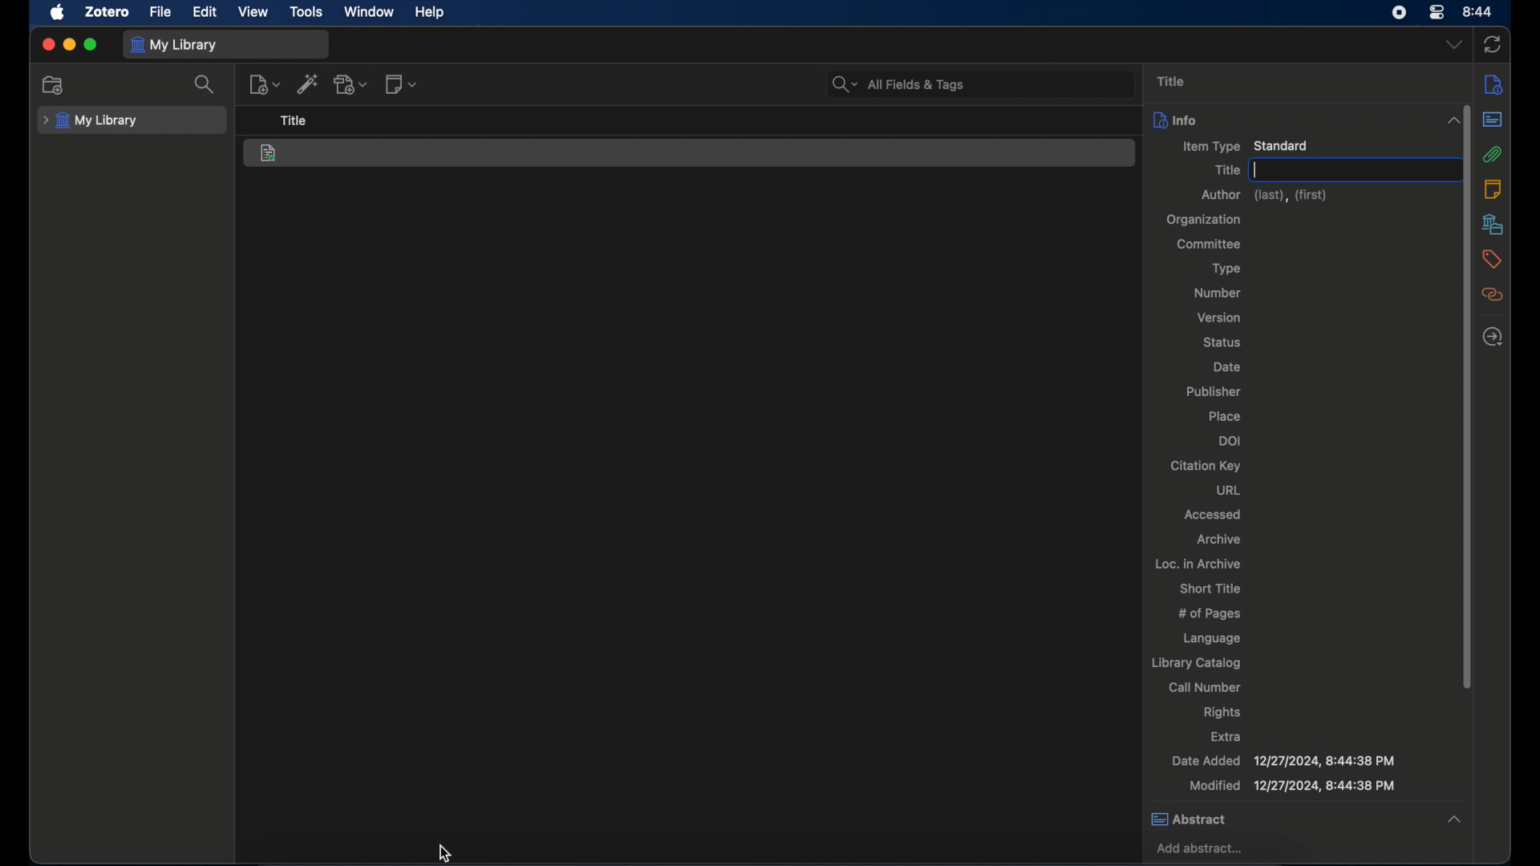  I want to click on help, so click(432, 13).